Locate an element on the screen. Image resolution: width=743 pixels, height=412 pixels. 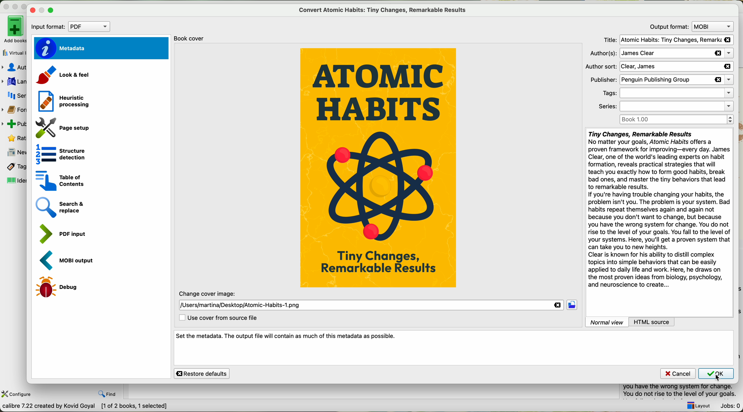
title is located at coordinates (668, 40).